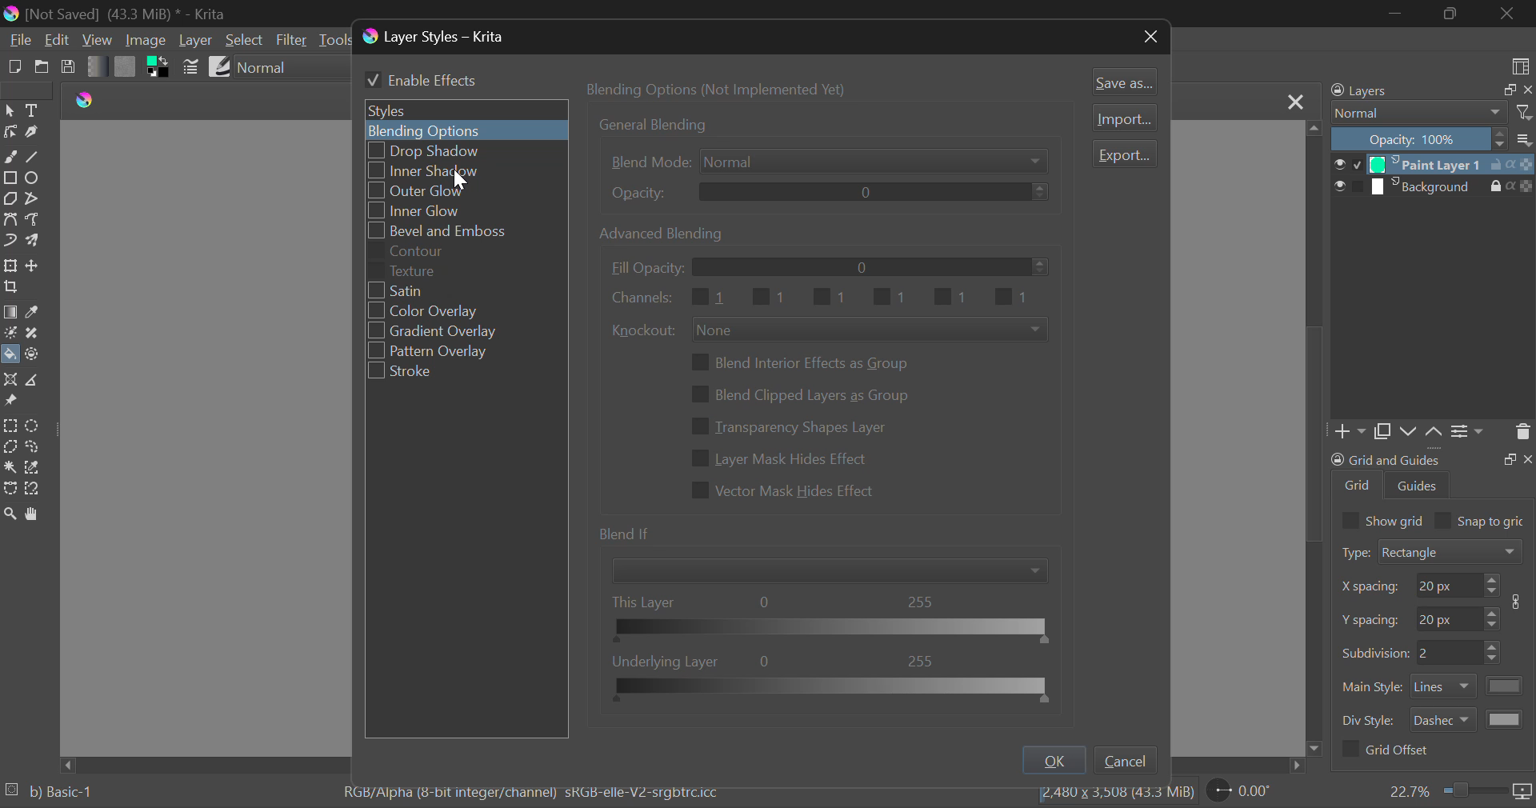 Image resolution: width=1536 pixels, height=808 pixels. What do you see at coordinates (10, 198) in the screenshot?
I see `Polygon` at bounding box center [10, 198].